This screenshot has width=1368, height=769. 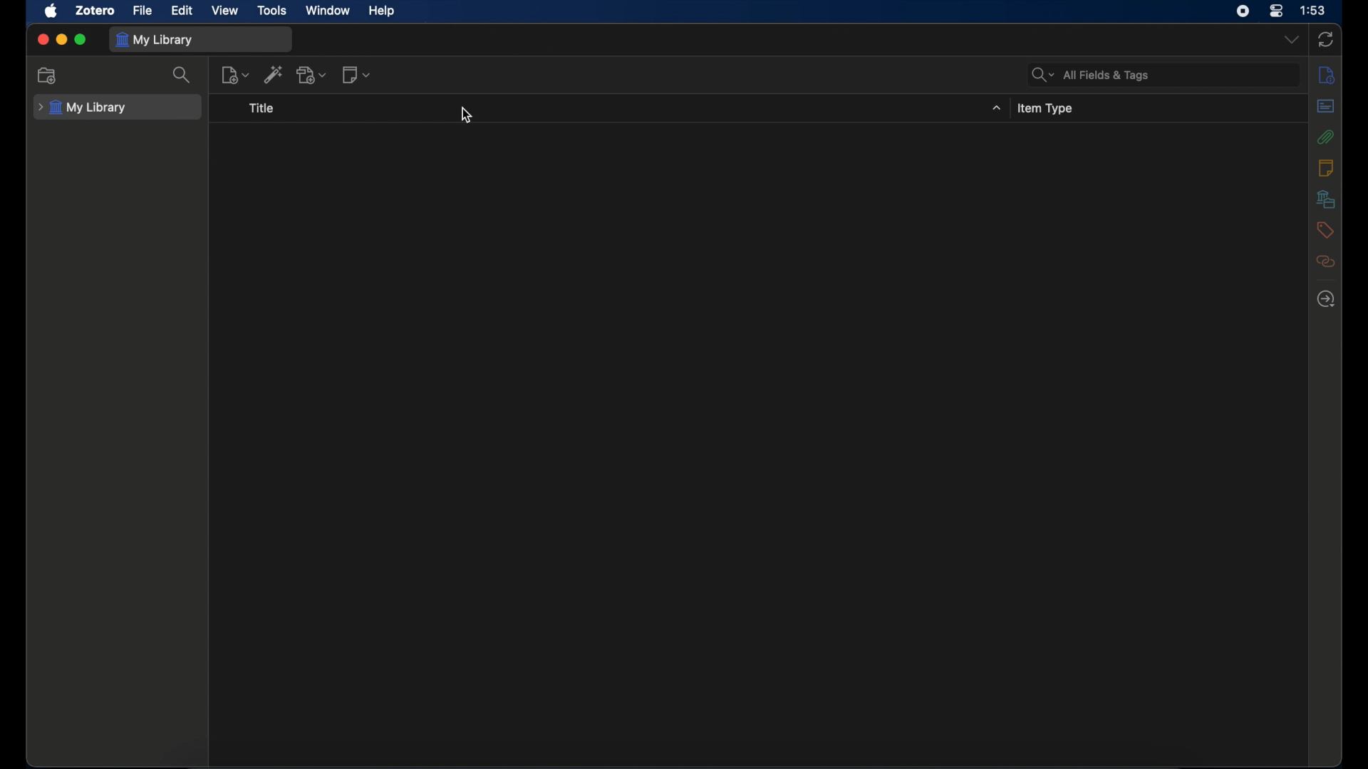 What do you see at coordinates (42, 40) in the screenshot?
I see `close` at bounding box center [42, 40].